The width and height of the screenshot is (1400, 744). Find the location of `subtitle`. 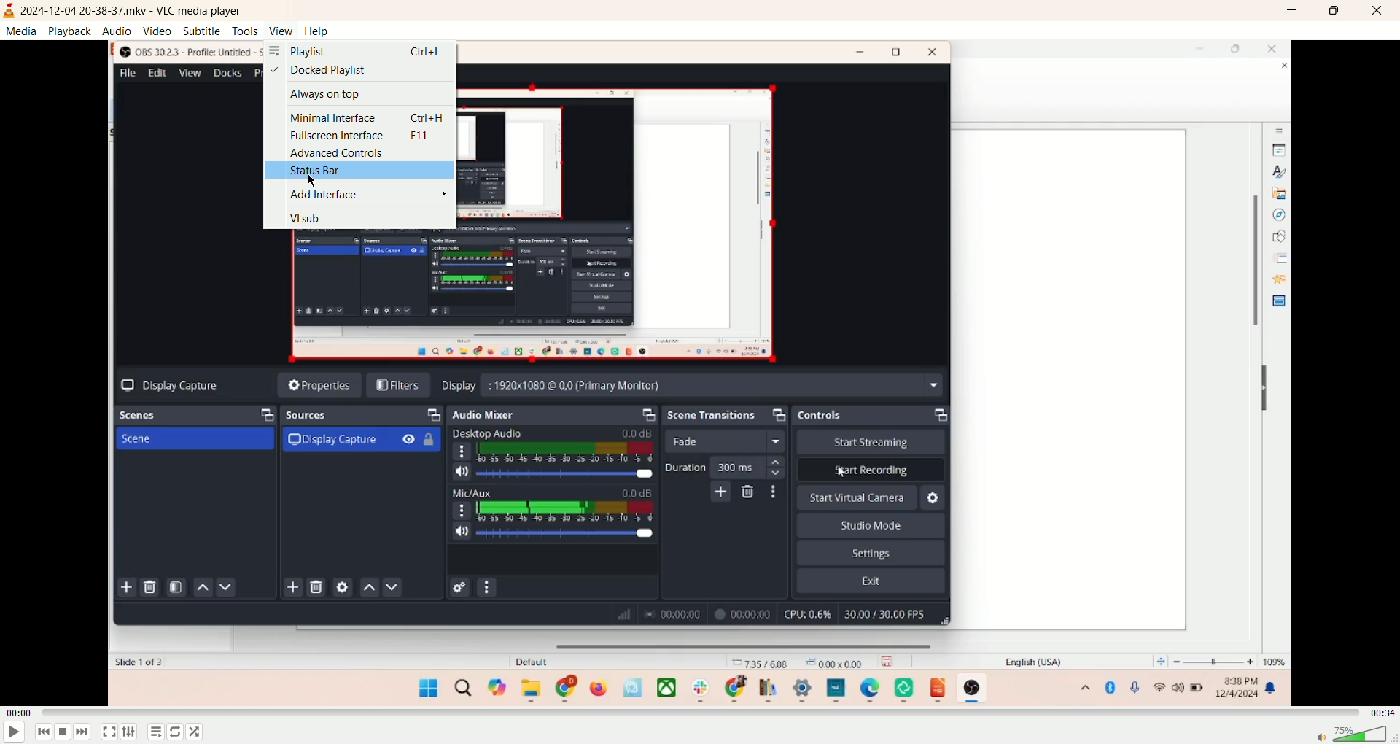

subtitle is located at coordinates (202, 30).